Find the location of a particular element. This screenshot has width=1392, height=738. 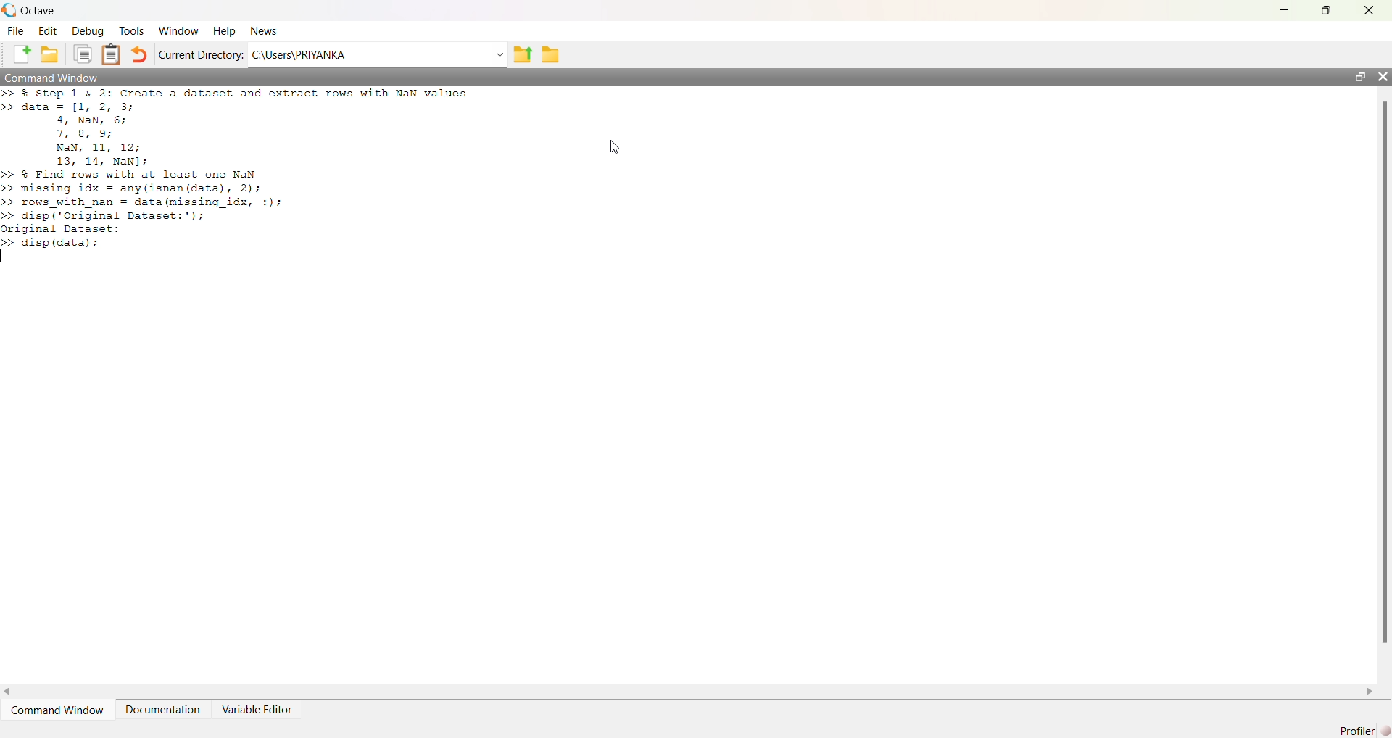

File is located at coordinates (15, 31).